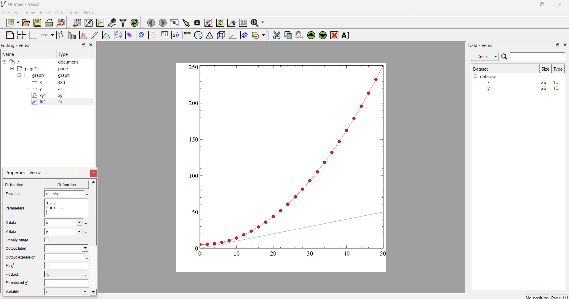 This screenshot has height=299, width=569. What do you see at coordinates (46, 103) in the screenshot?
I see `fit1 fit` at bounding box center [46, 103].